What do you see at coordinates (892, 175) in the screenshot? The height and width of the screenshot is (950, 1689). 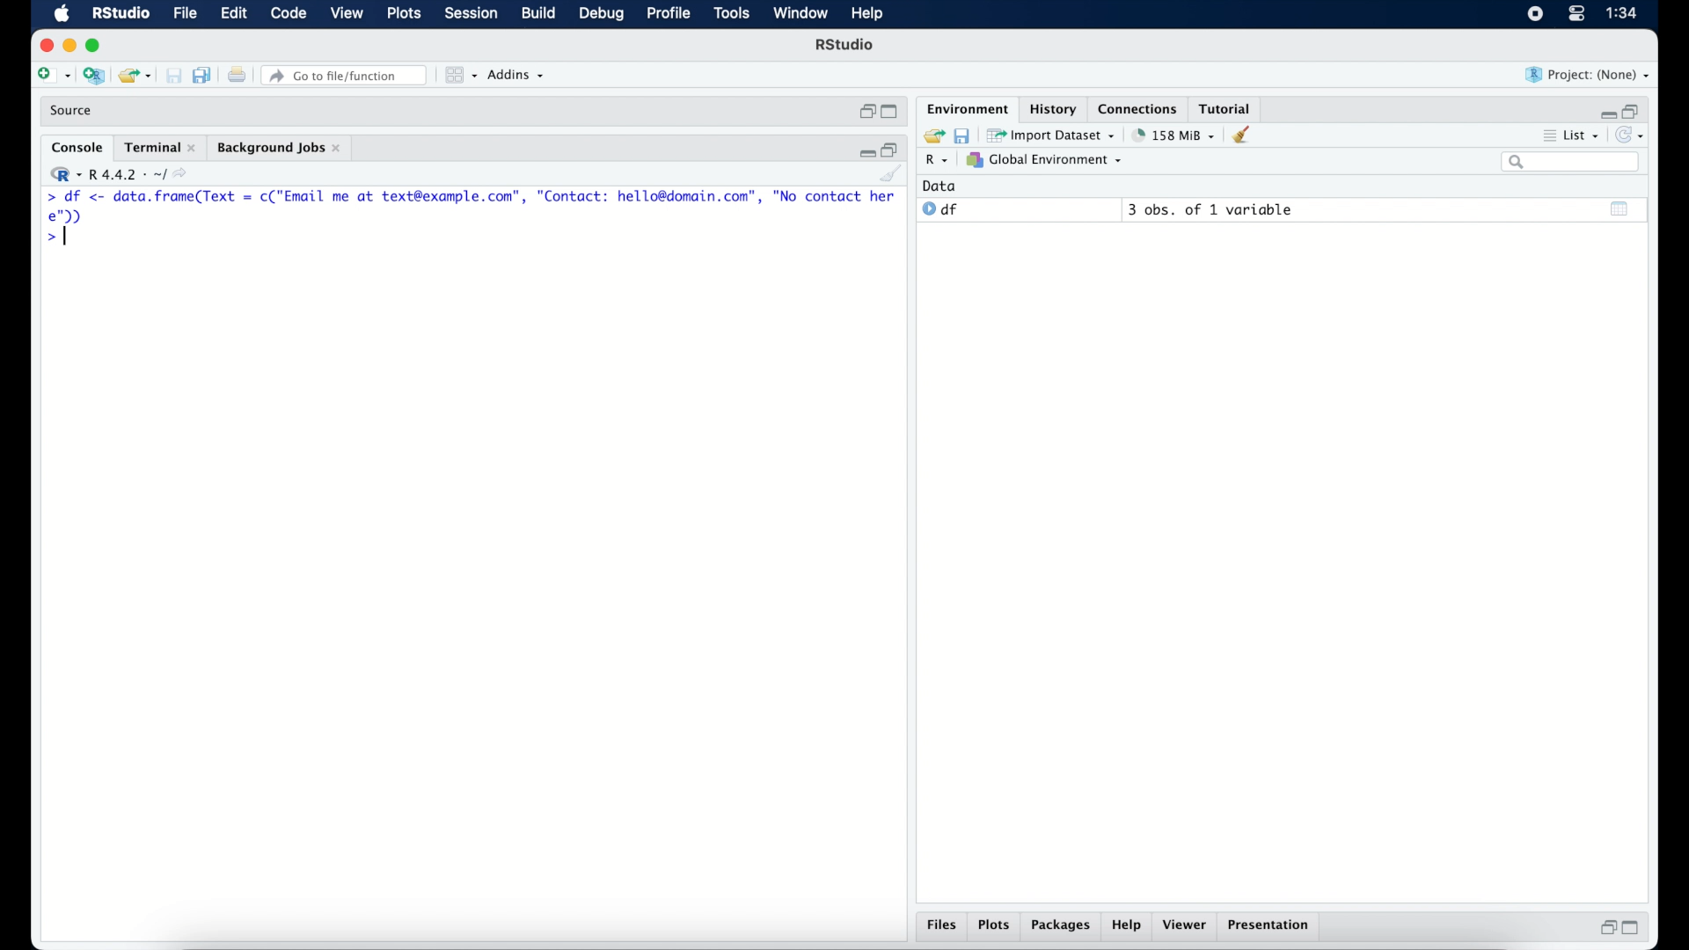 I see `clear console` at bounding box center [892, 175].